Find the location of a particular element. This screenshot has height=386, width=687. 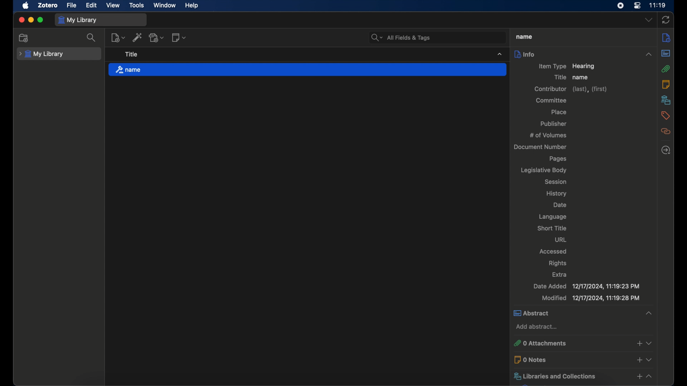

title is located at coordinates (523, 36).